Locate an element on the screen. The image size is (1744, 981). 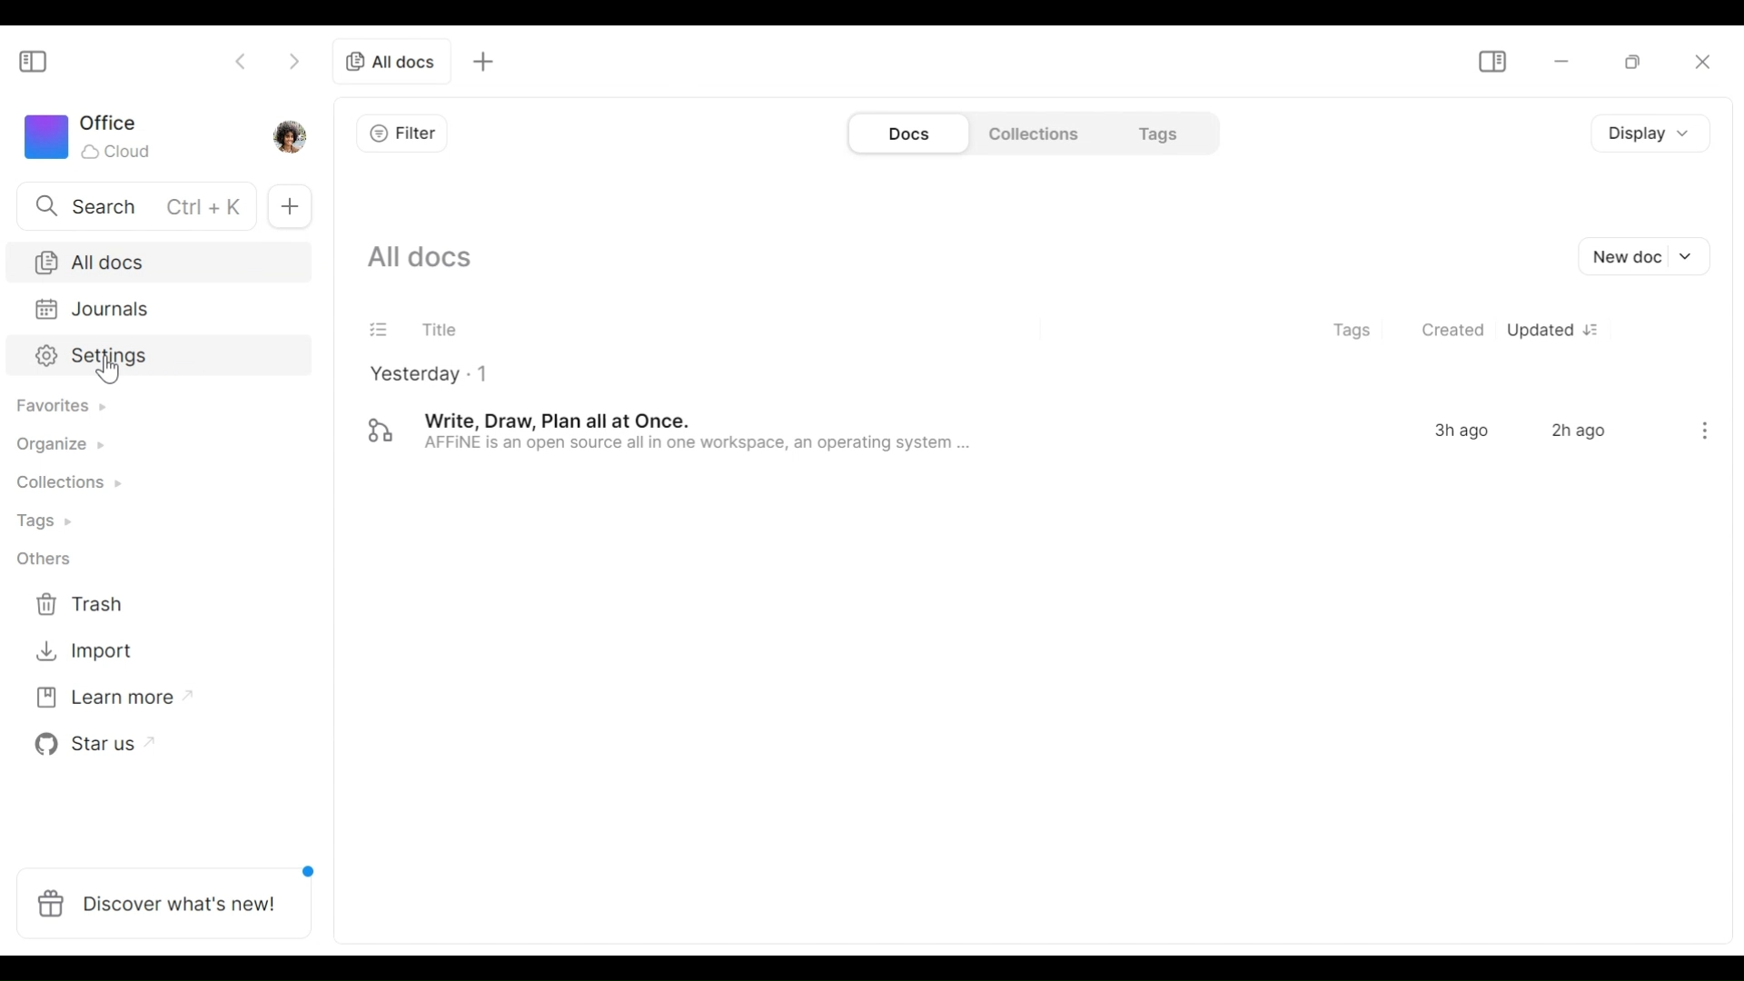
Add is located at coordinates (481, 62).